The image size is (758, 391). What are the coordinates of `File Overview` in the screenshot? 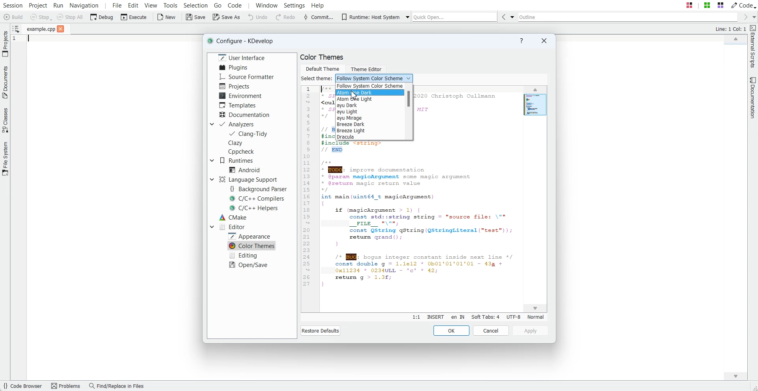 It's located at (734, 45).